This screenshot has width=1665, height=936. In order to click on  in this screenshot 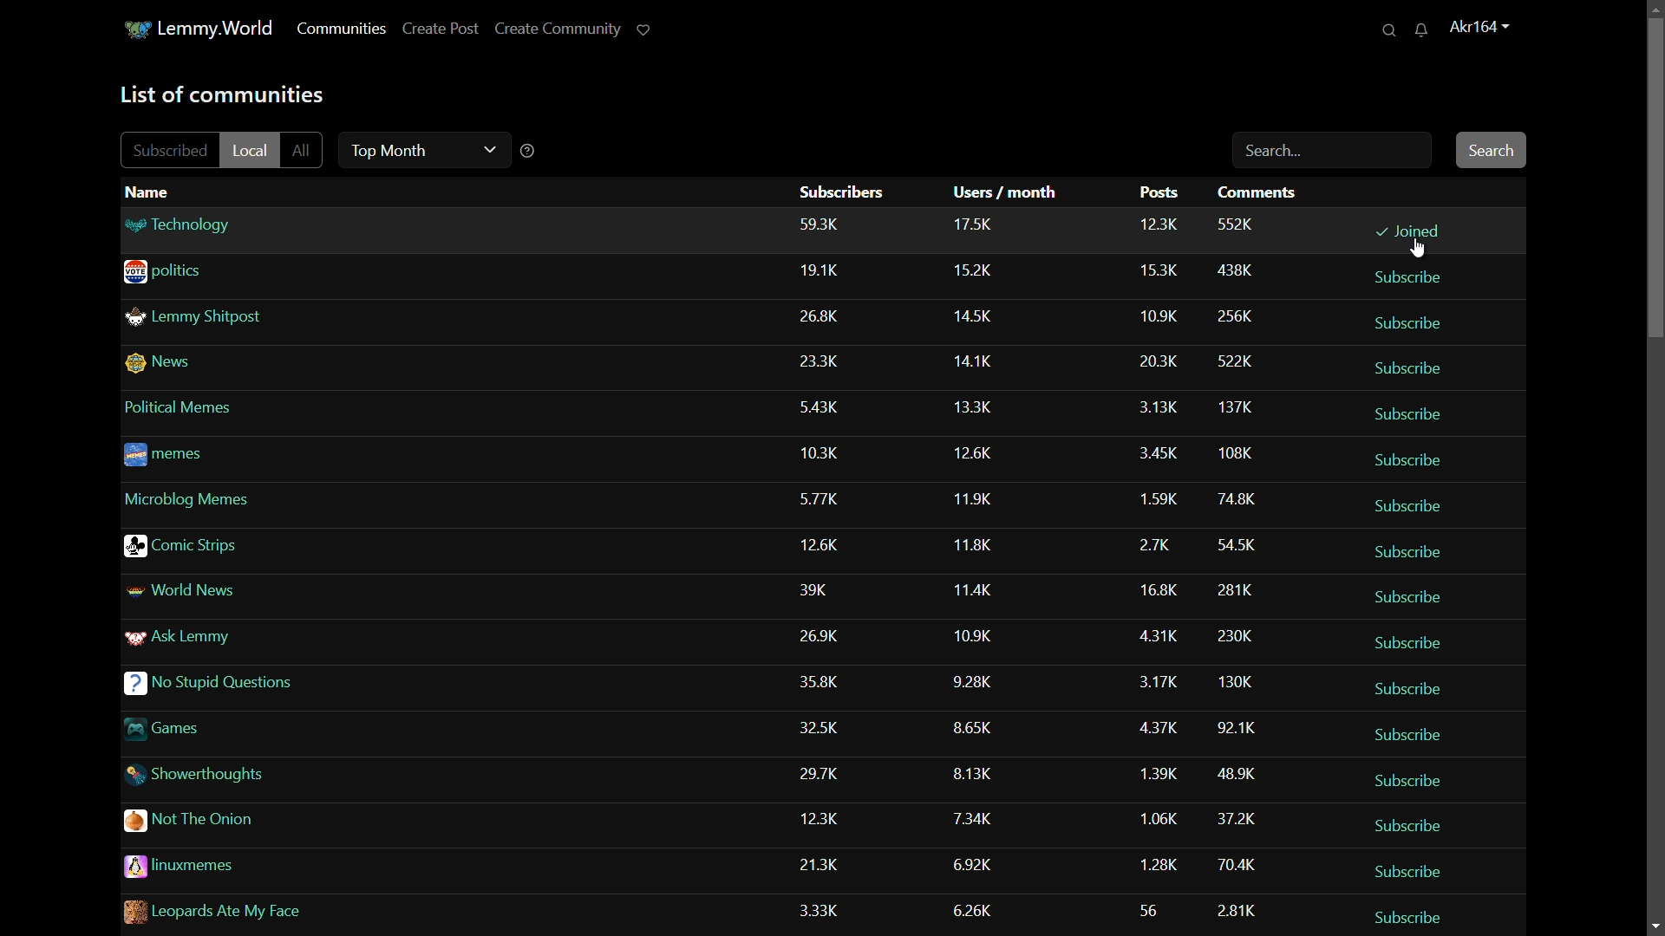, I will do `click(822, 319)`.